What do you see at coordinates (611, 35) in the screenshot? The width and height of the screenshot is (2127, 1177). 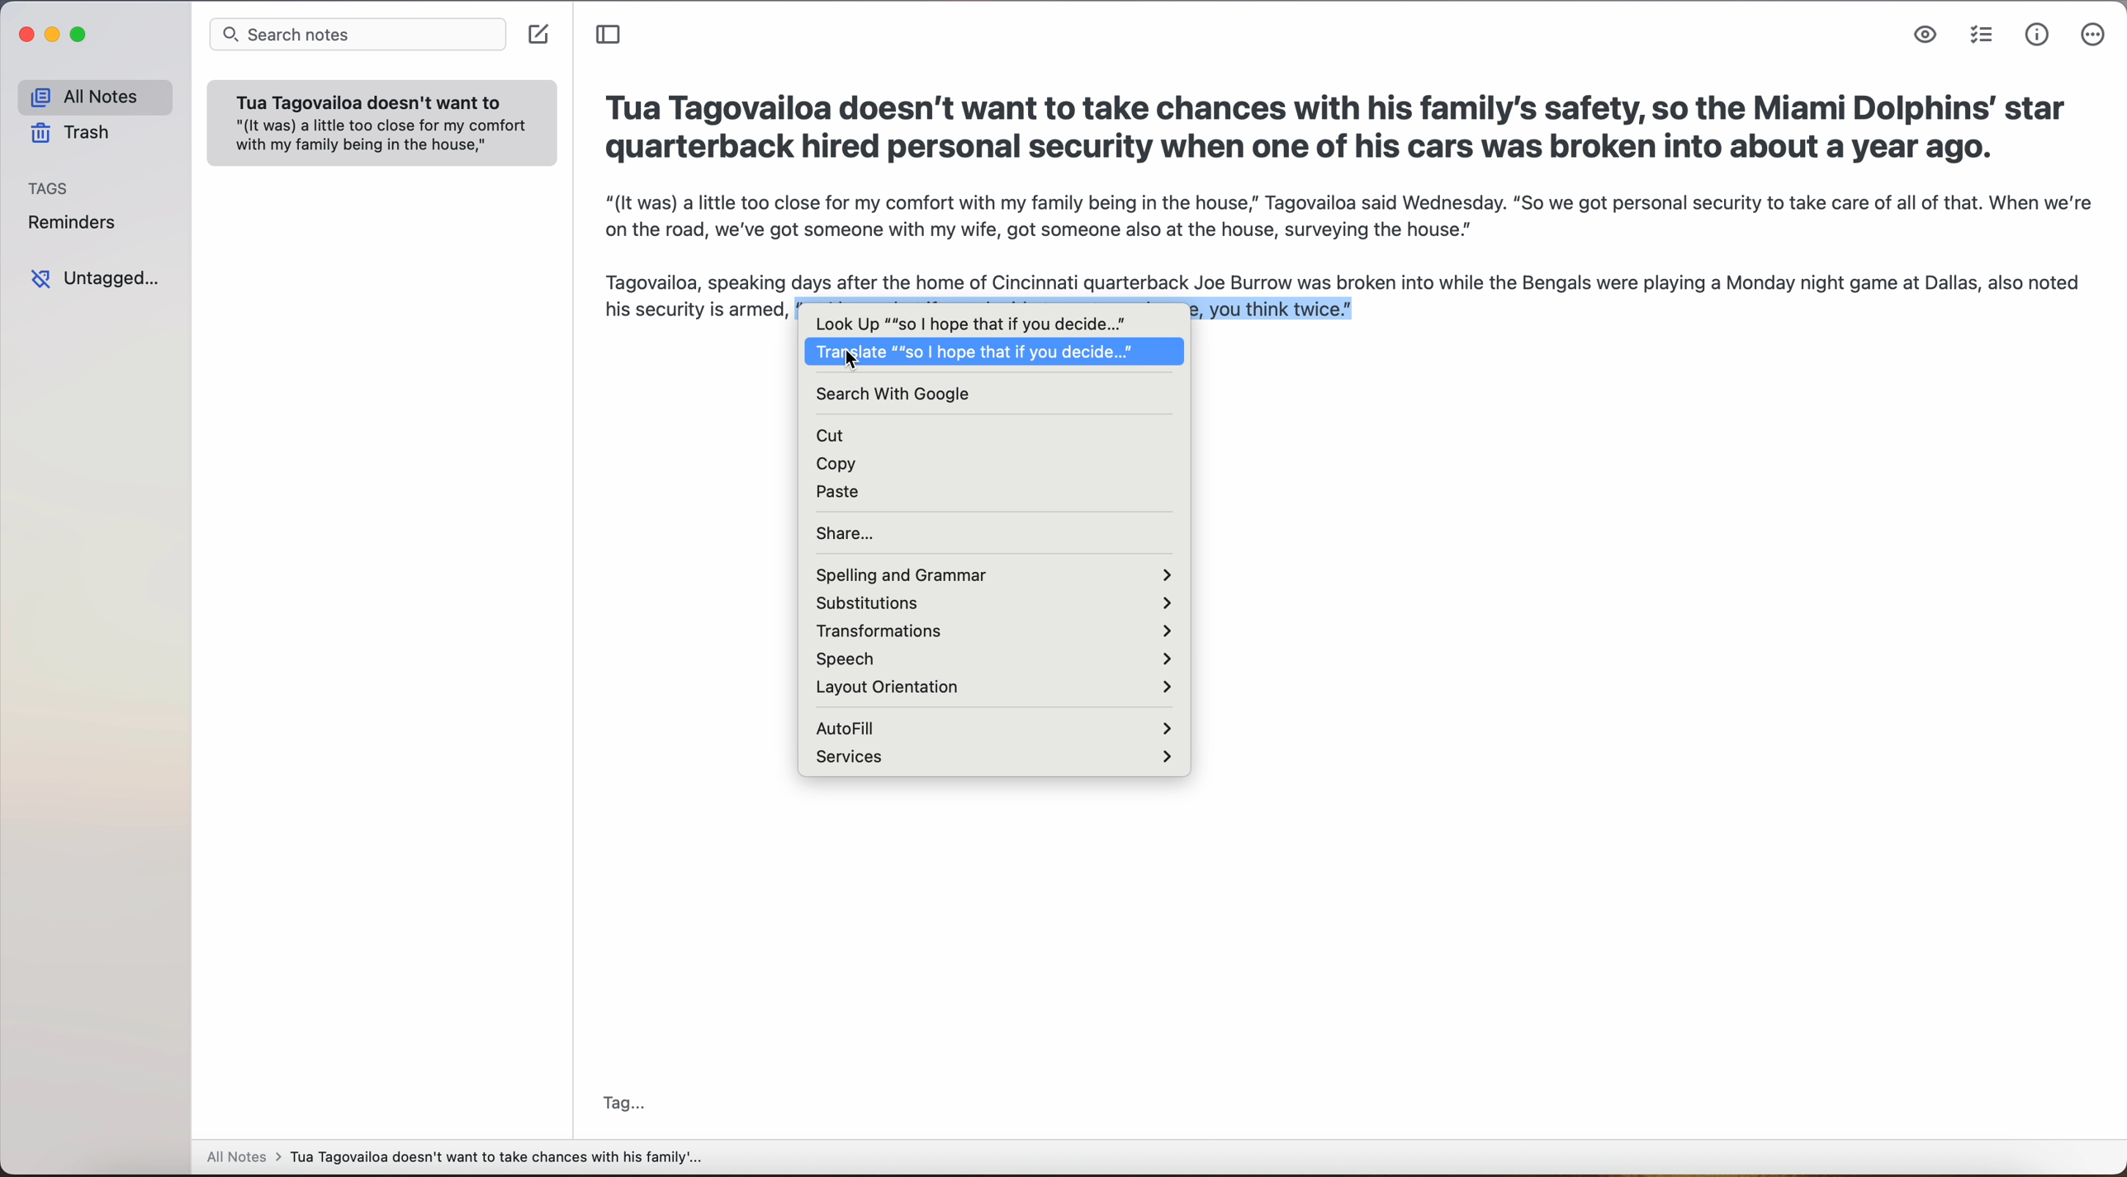 I see `toggle sidebar` at bounding box center [611, 35].